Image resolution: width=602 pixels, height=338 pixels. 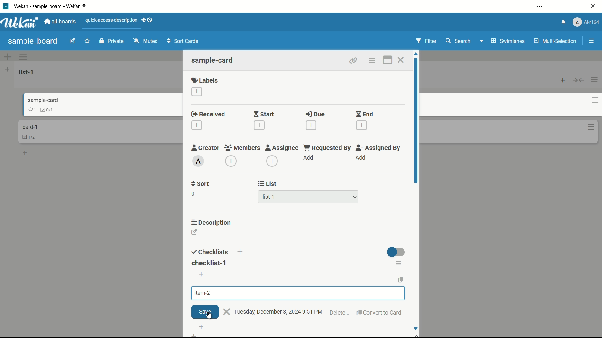 I want to click on card name, so click(x=30, y=127).